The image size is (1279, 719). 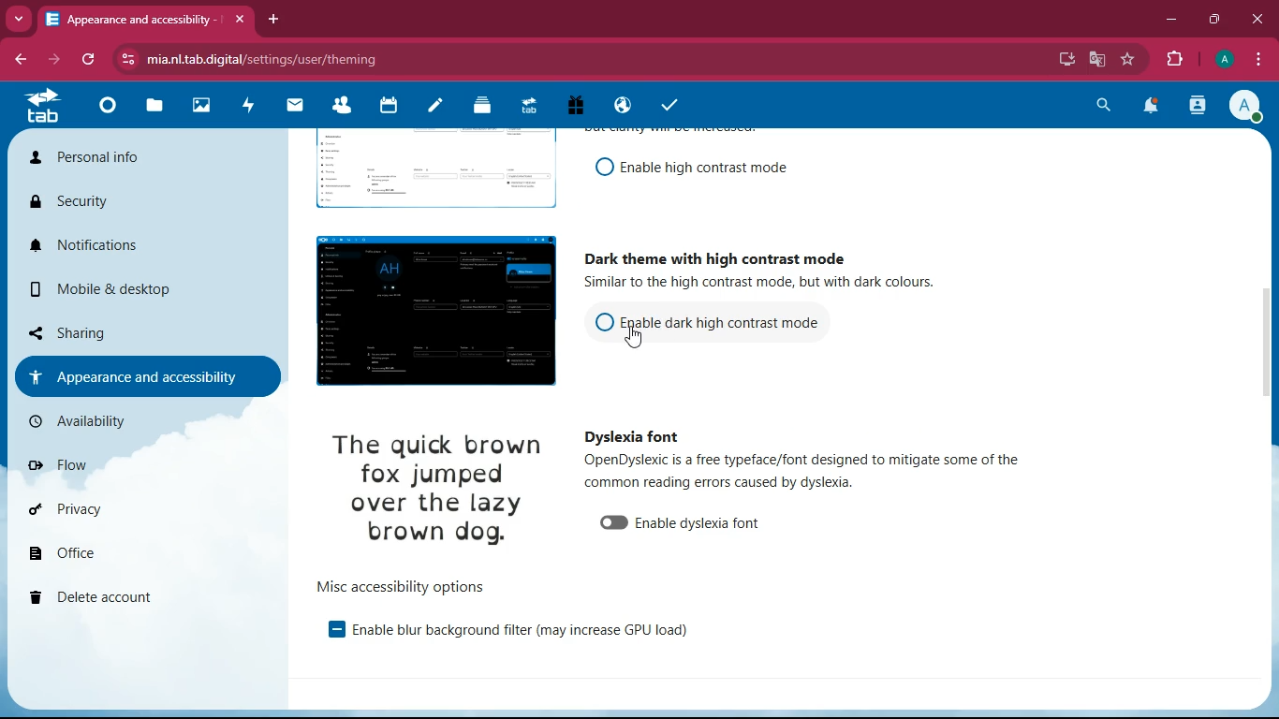 I want to click on mobile, so click(x=122, y=288).